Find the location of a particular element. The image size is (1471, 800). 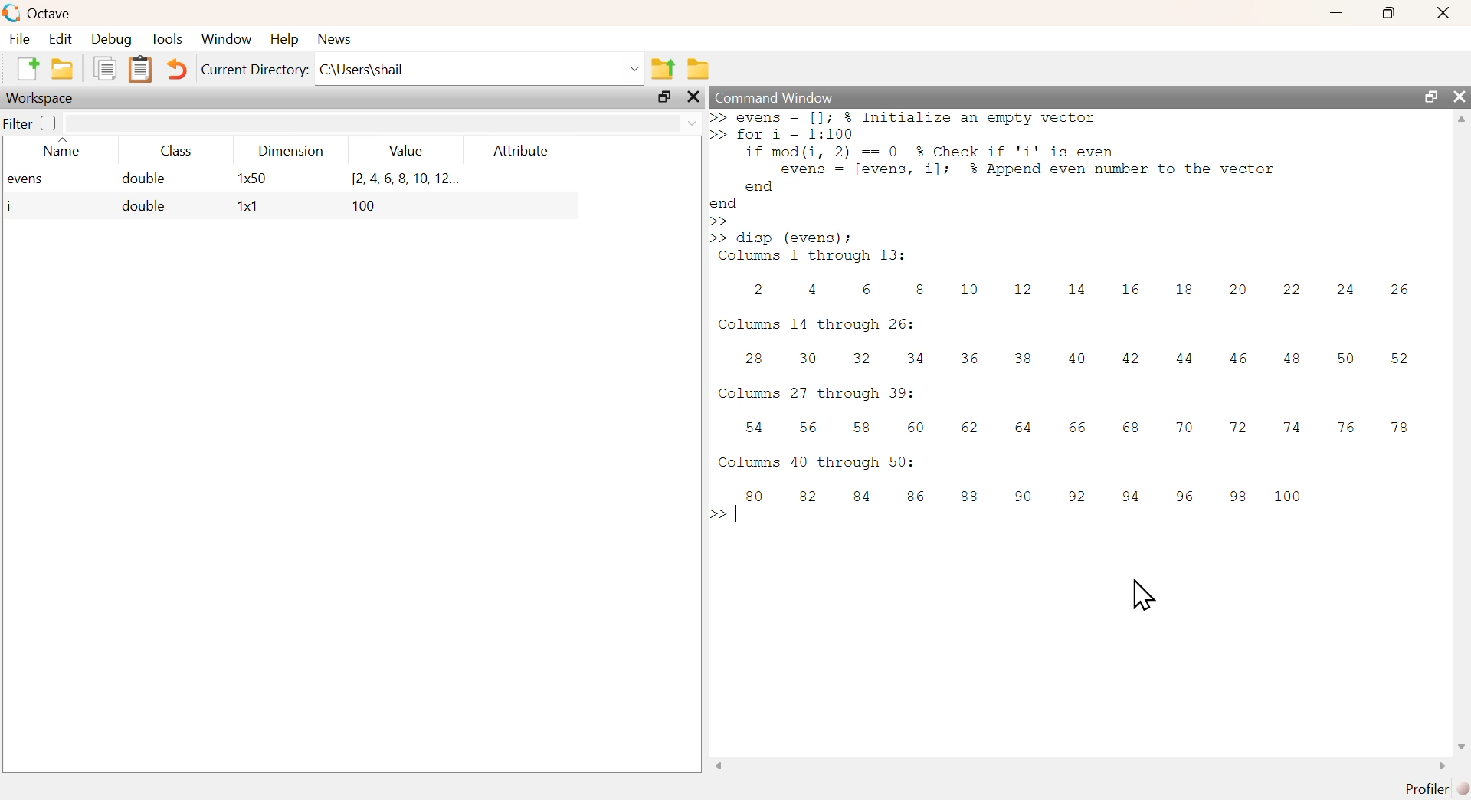

help is located at coordinates (283, 38).